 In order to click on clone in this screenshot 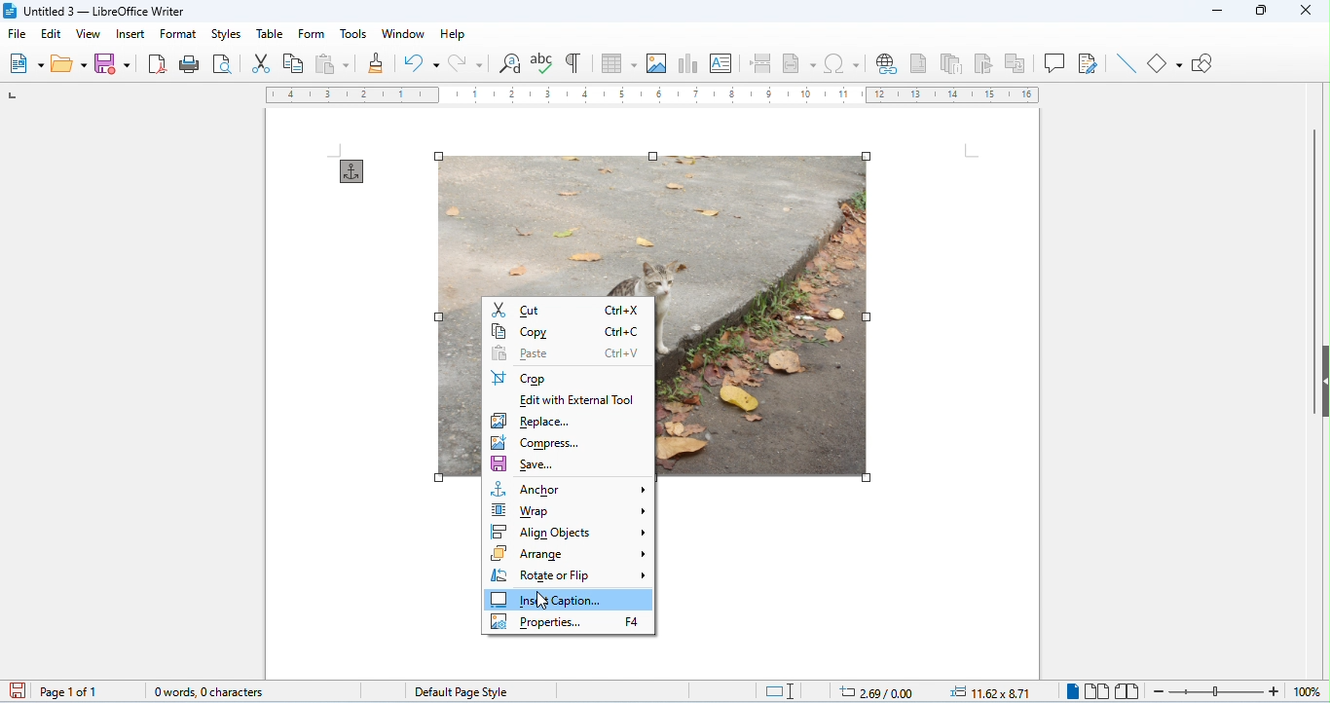, I will do `click(378, 62)`.